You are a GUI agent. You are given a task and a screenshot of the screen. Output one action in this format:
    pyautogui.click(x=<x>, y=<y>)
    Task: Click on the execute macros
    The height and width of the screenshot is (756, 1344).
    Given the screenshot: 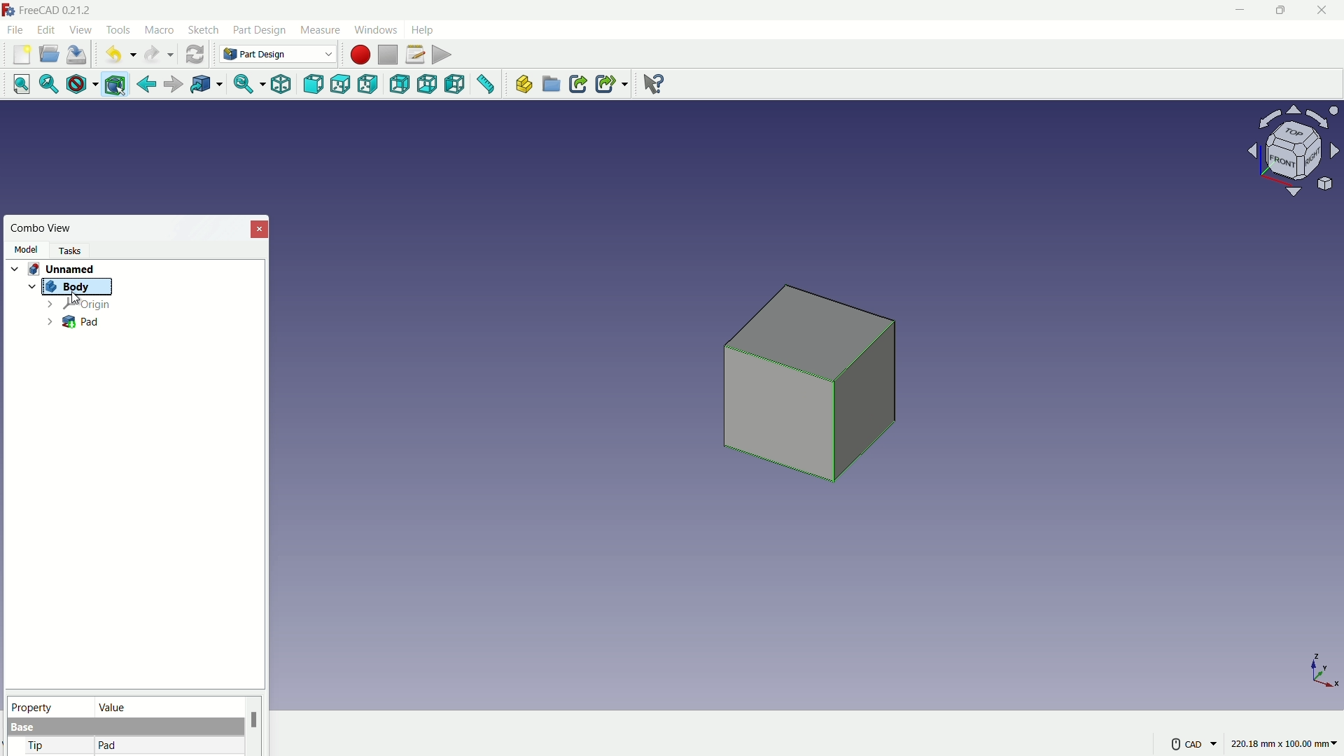 What is the action you would take?
    pyautogui.click(x=443, y=53)
    